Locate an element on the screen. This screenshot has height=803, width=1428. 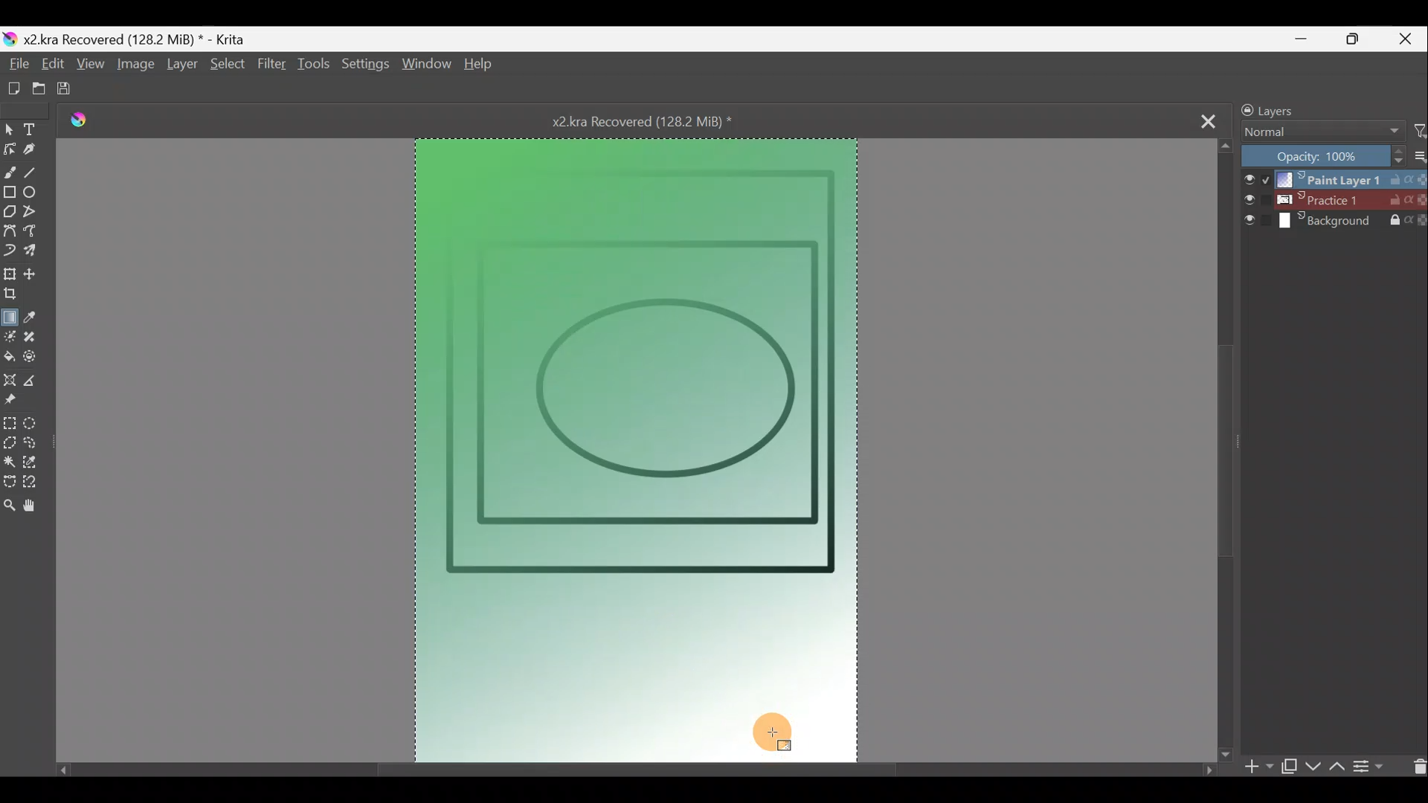
Canvas is located at coordinates (639, 445).